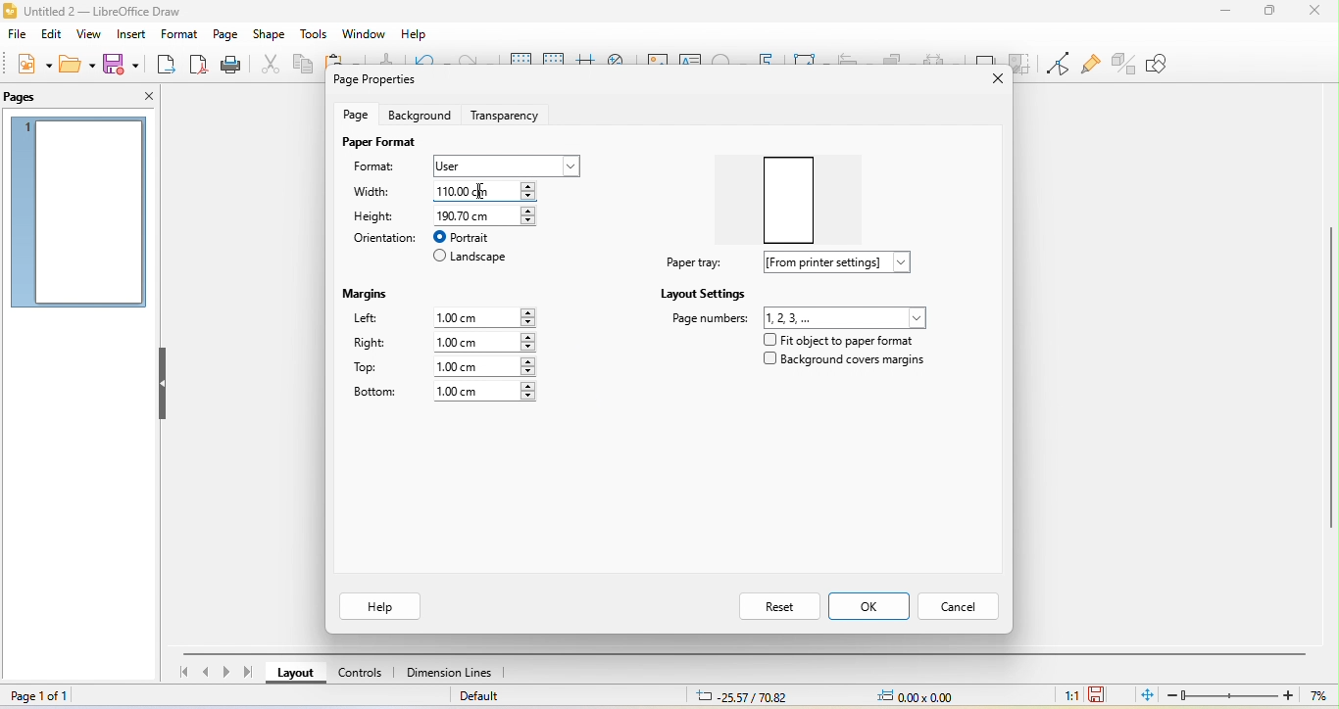  Describe the element at coordinates (252, 672) in the screenshot. I see `last page` at that location.